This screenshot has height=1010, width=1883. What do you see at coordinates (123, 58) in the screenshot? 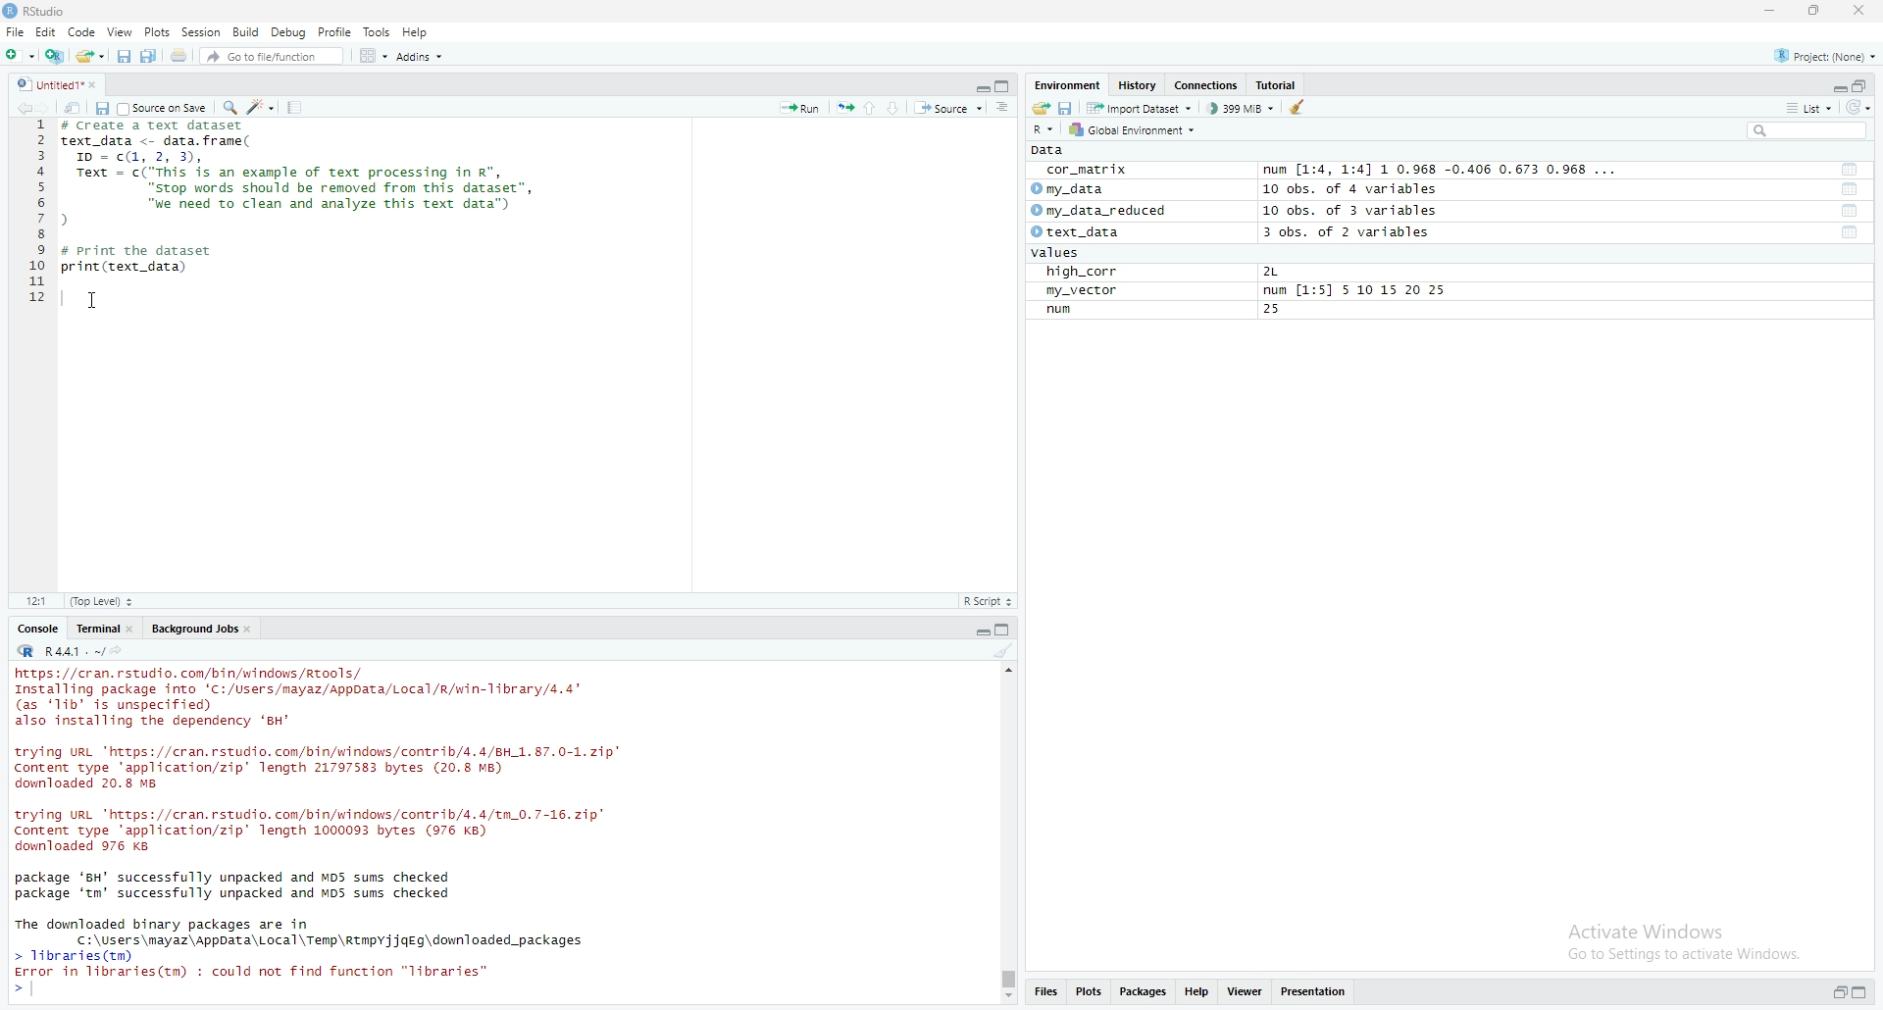
I see `save current document` at bounding box center [123, 58].